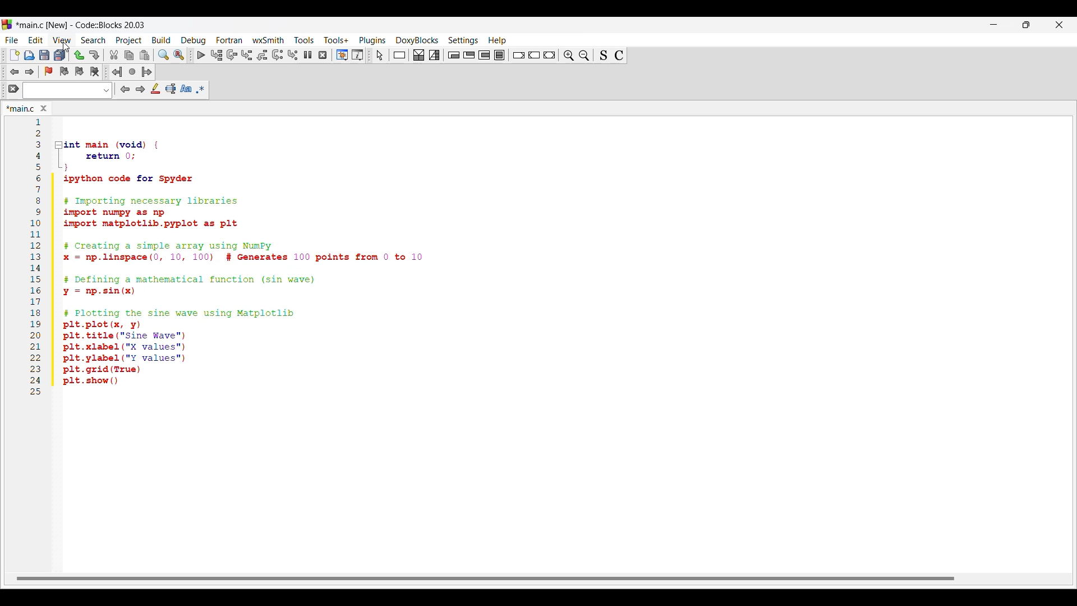 This screenshot has width=1077, height=606. I want to click on Settings menu, so click(463, 41).